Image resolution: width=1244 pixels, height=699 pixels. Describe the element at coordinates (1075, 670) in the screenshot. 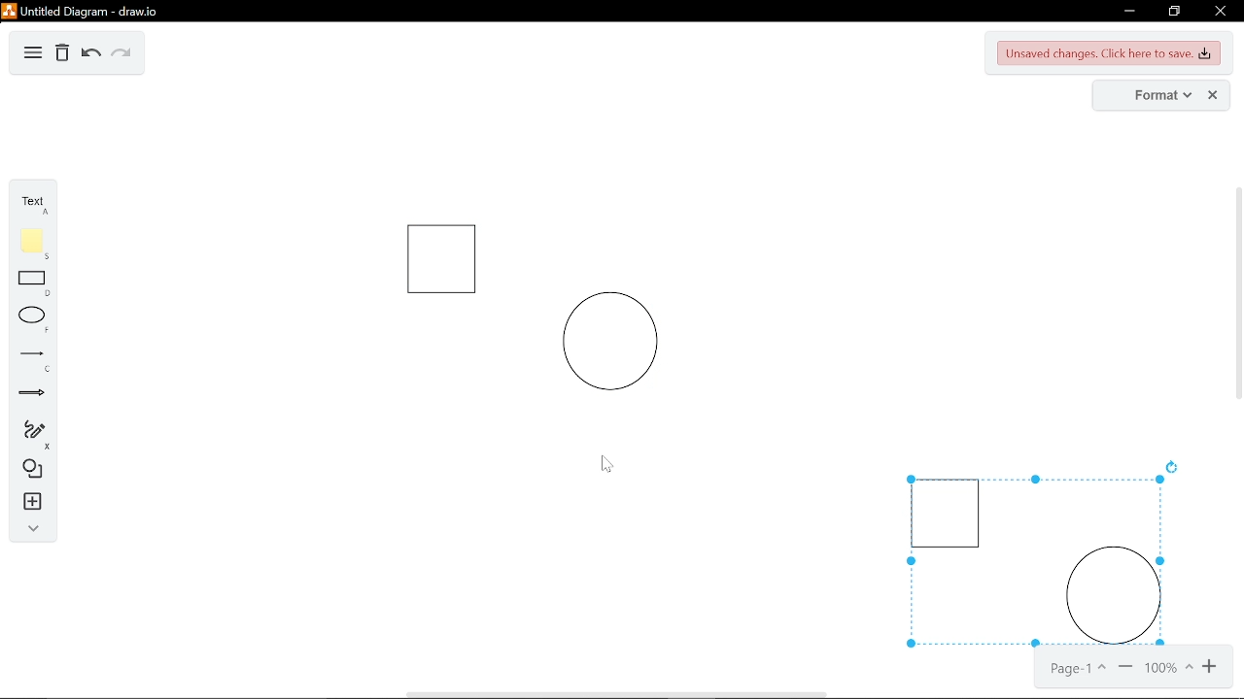

I see `current page` at that location.